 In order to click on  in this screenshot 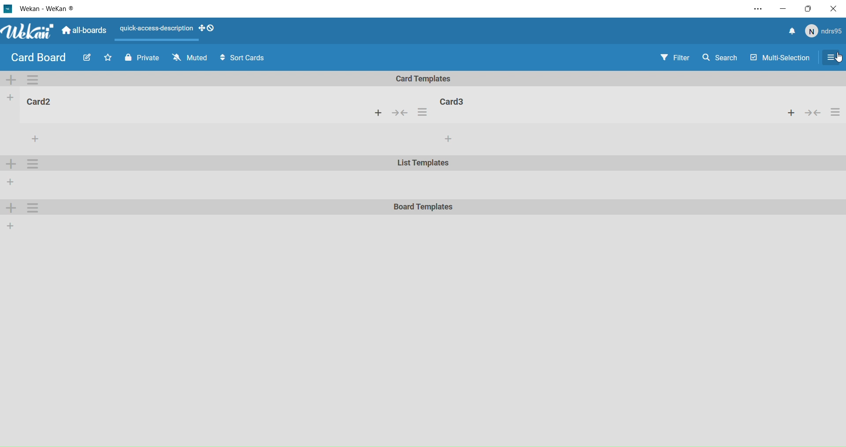, I will do `click(30, 31)`.